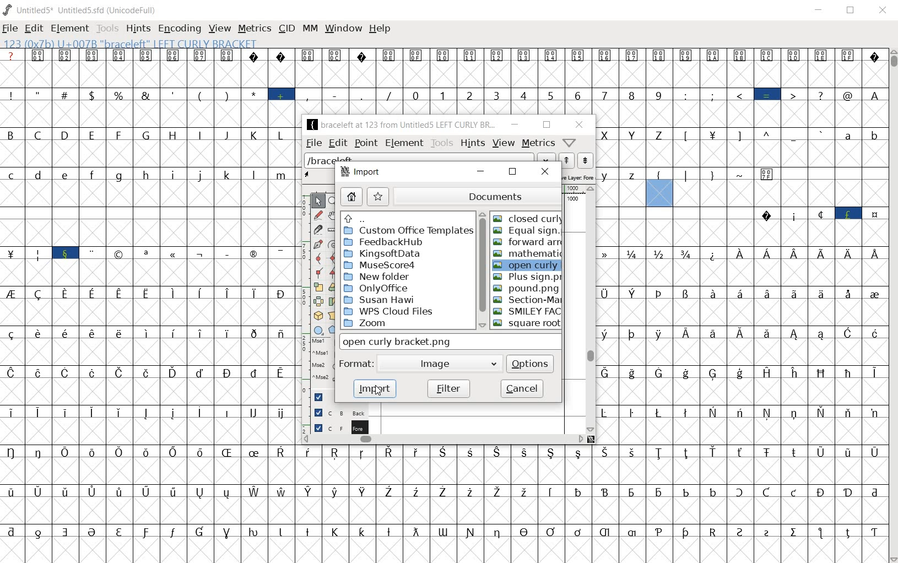  I want to click on flip the selection, so click(317, 301).